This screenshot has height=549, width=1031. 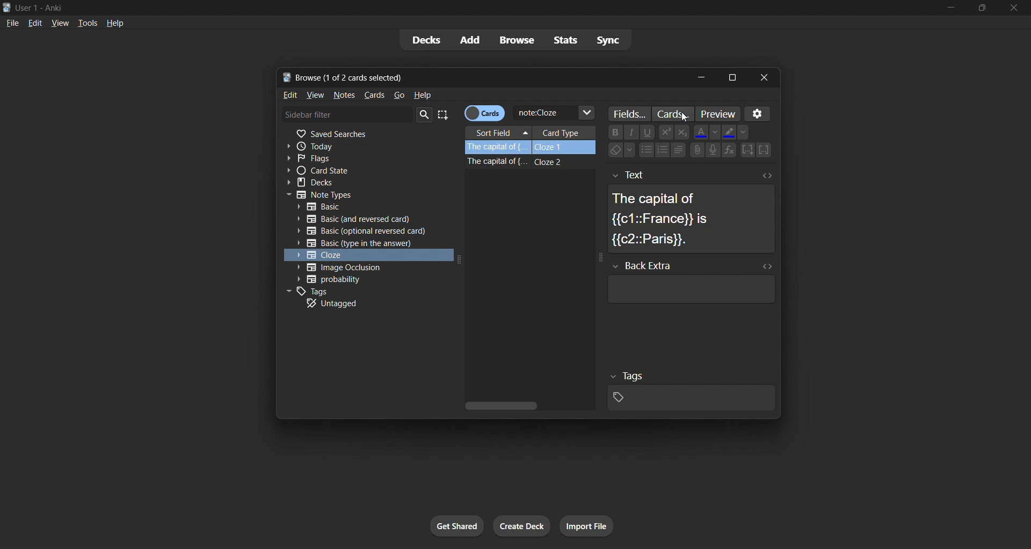 What do you see at coordinates (367, 193) in the screenshot?
I see `notes type filter` at bounding box center [367, 193].